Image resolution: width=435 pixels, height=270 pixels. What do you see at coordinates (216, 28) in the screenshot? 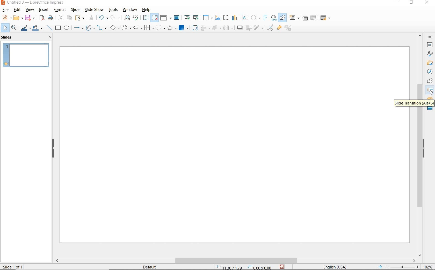
I see `ARRANGE` at bounding box center [216, 28].